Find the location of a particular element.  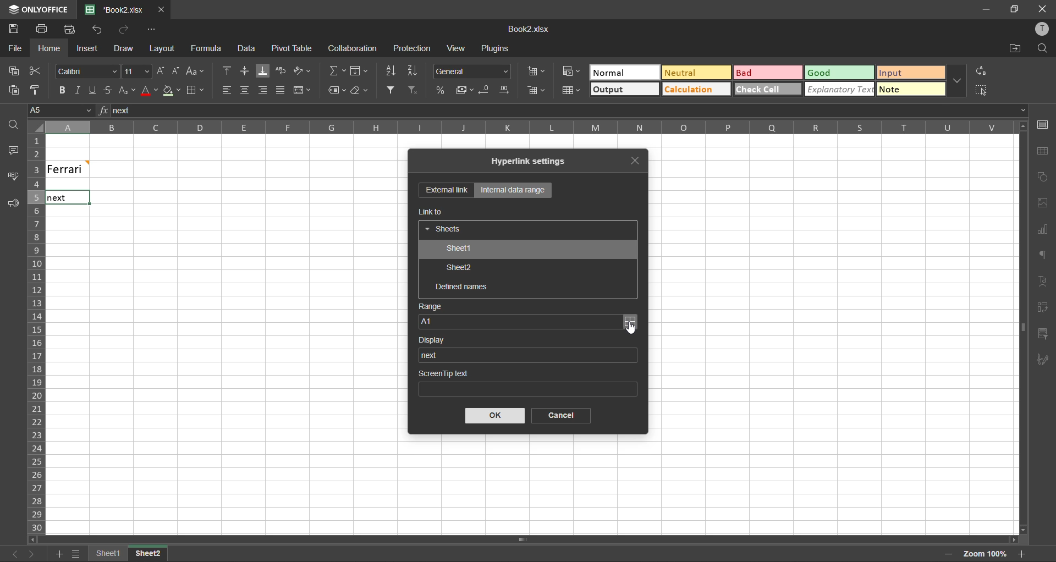

named ranges is located at coordinates (337, 90).